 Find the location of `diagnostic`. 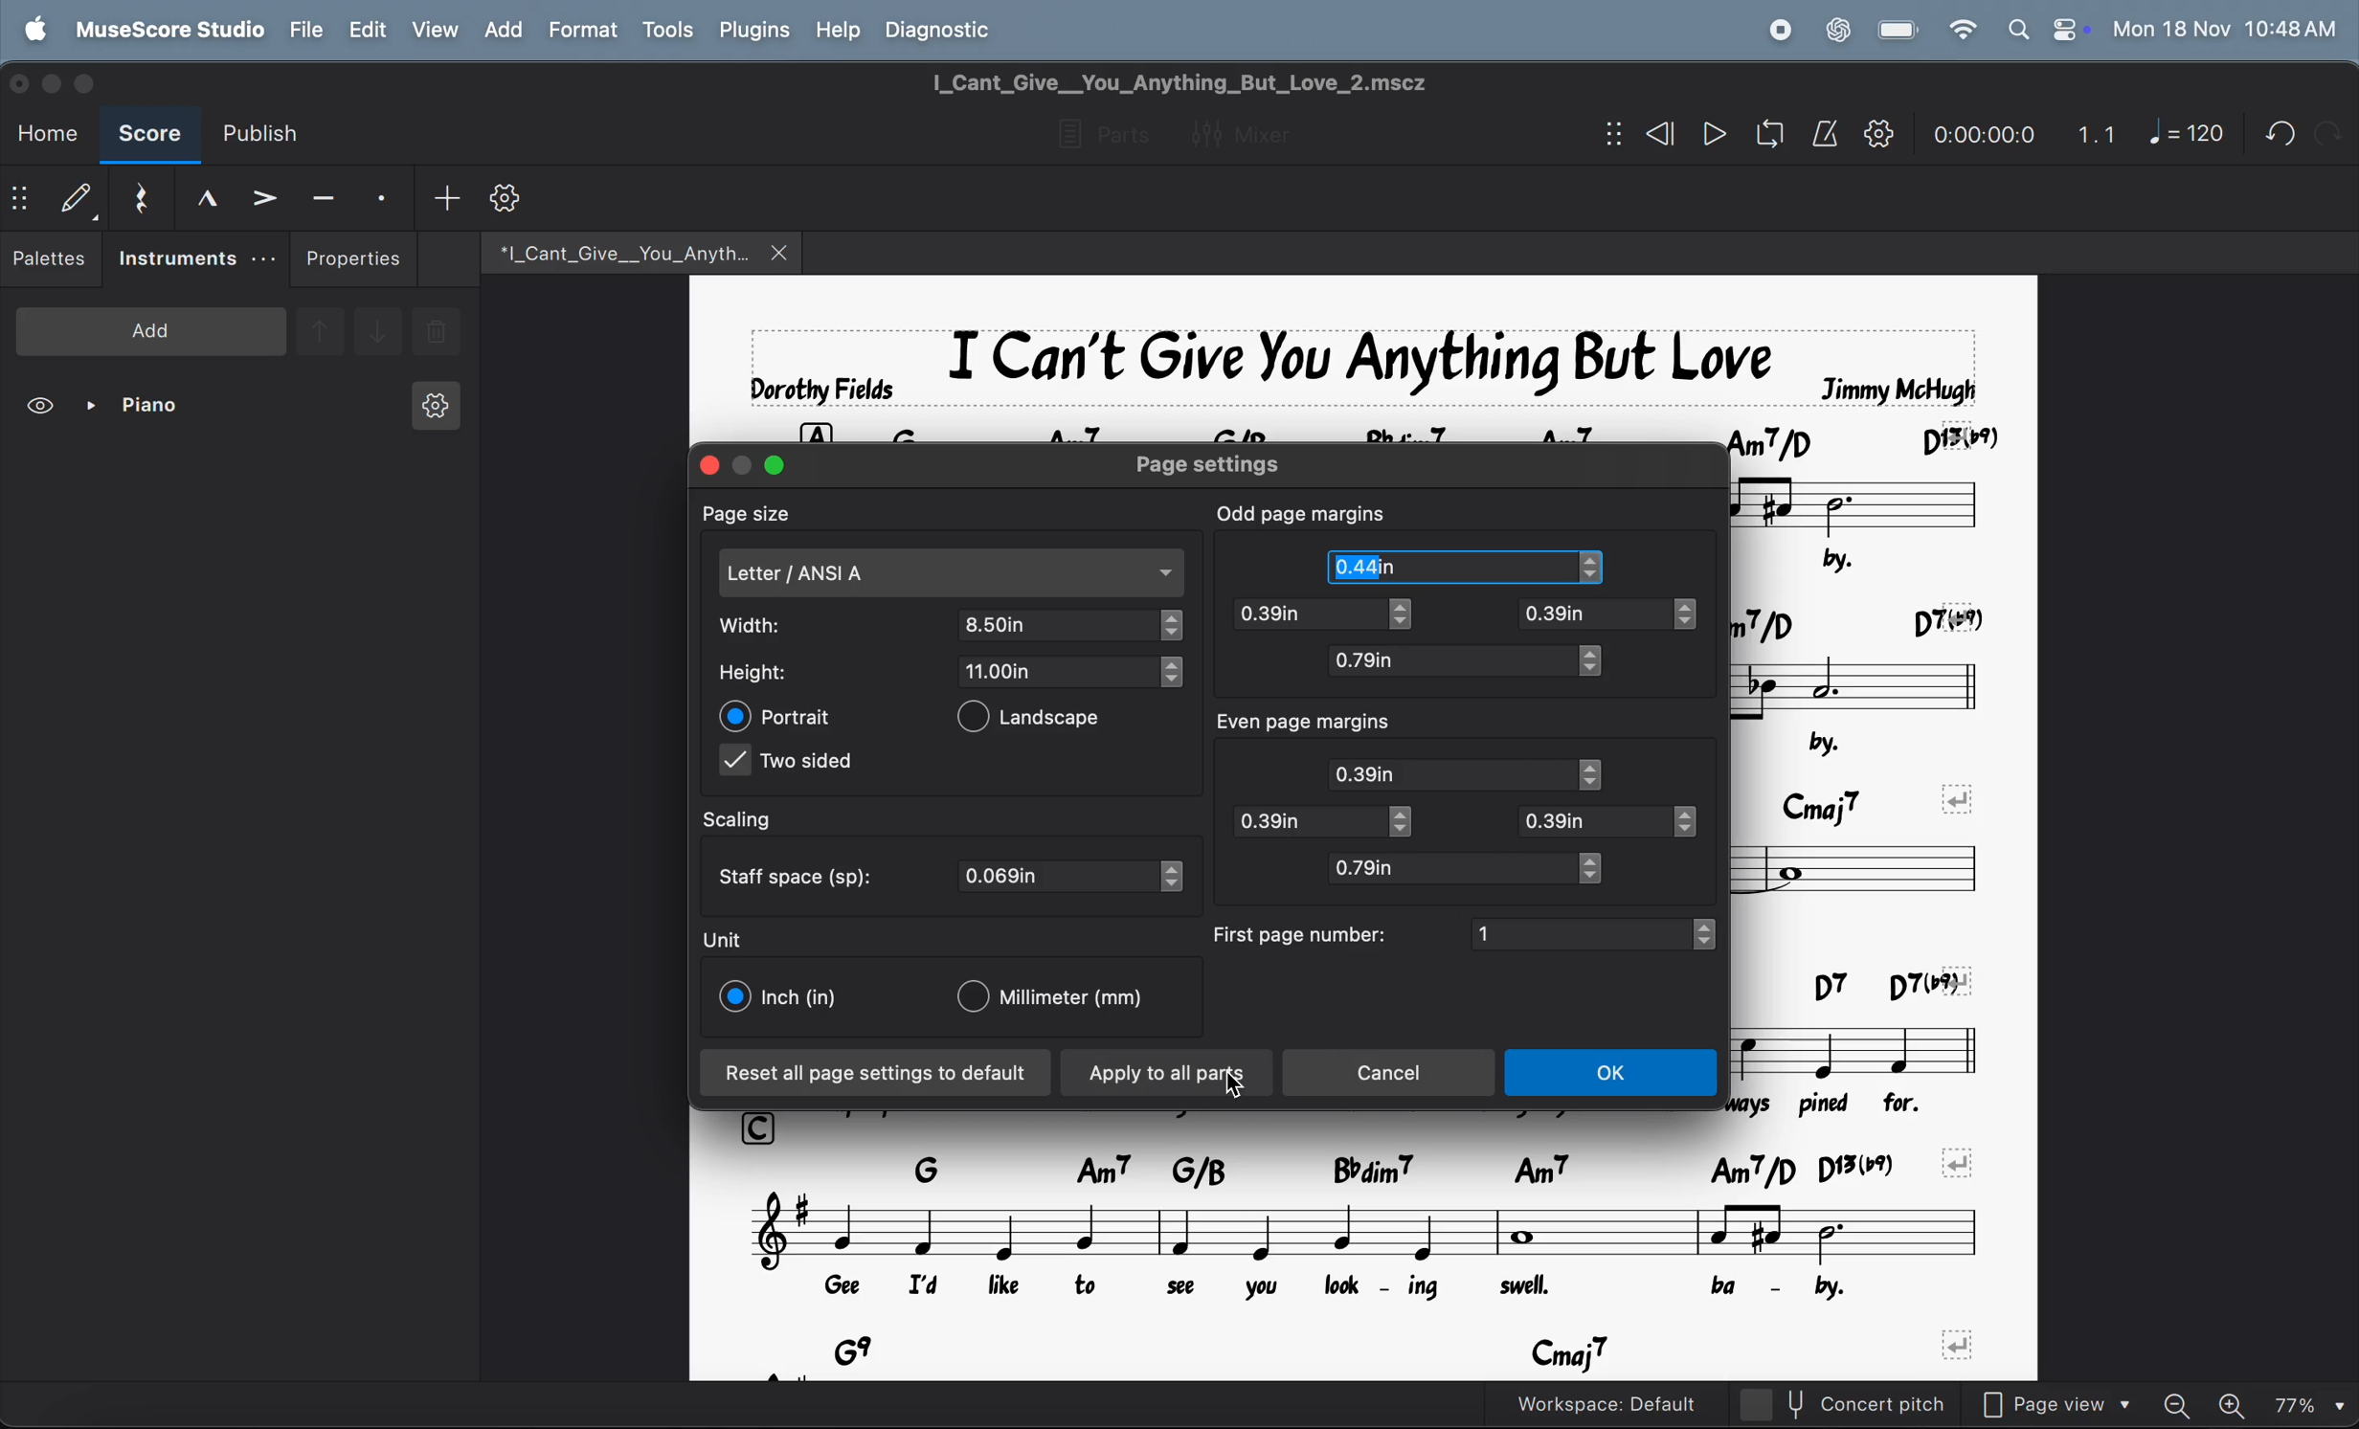

diagnostic is located at coordinates (949, 29).